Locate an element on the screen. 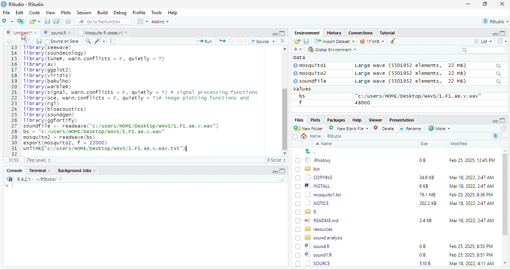 This screenshot has width=510, height=270. note is located at coordinates (113, 41).